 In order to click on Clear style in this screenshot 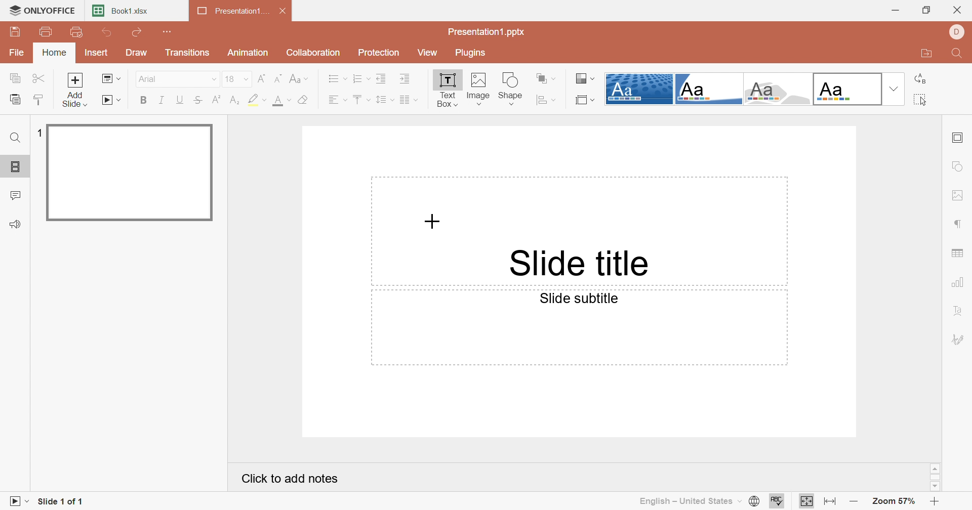, I will do `click(305, 100)`.